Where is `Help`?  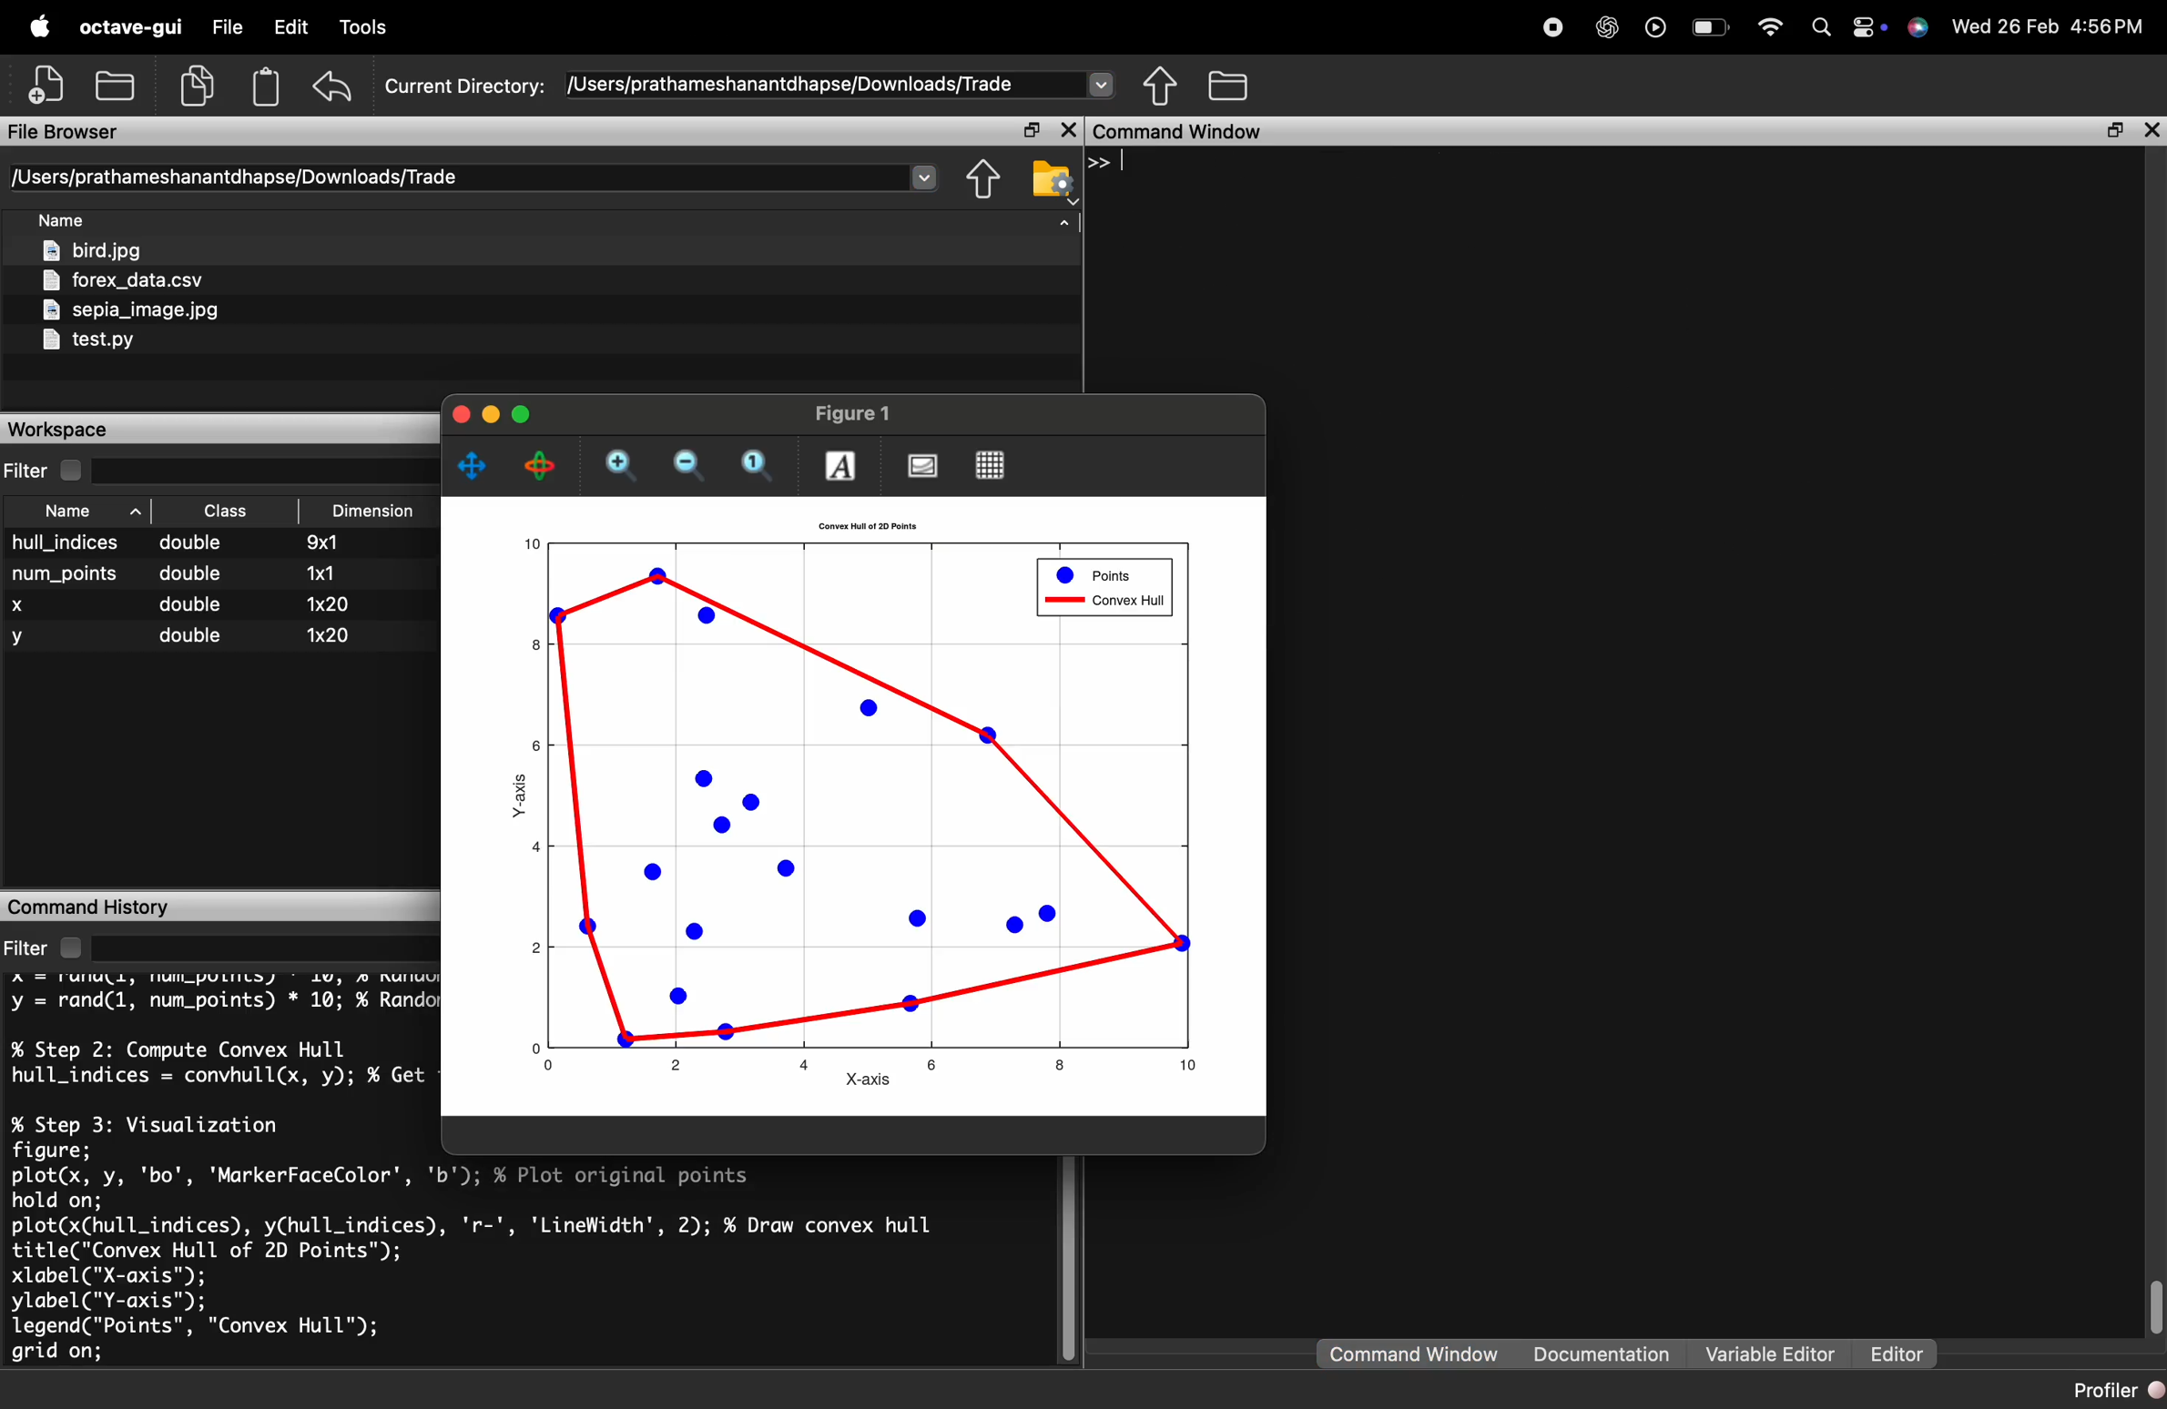 Help is located at coordinates (626, 25).